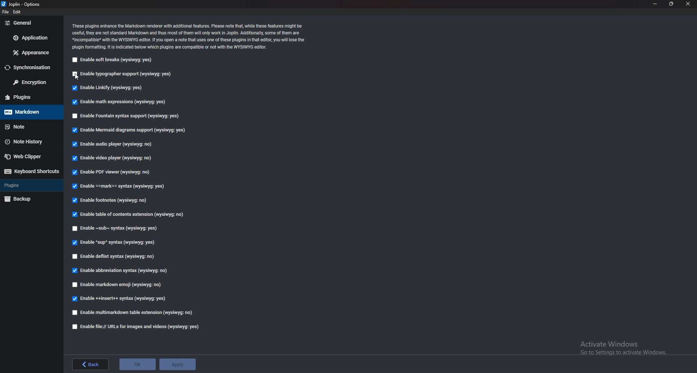  Describe the element at coordinates (139, 327) in the screenshot. I see `Enable file urls for images` at that location.